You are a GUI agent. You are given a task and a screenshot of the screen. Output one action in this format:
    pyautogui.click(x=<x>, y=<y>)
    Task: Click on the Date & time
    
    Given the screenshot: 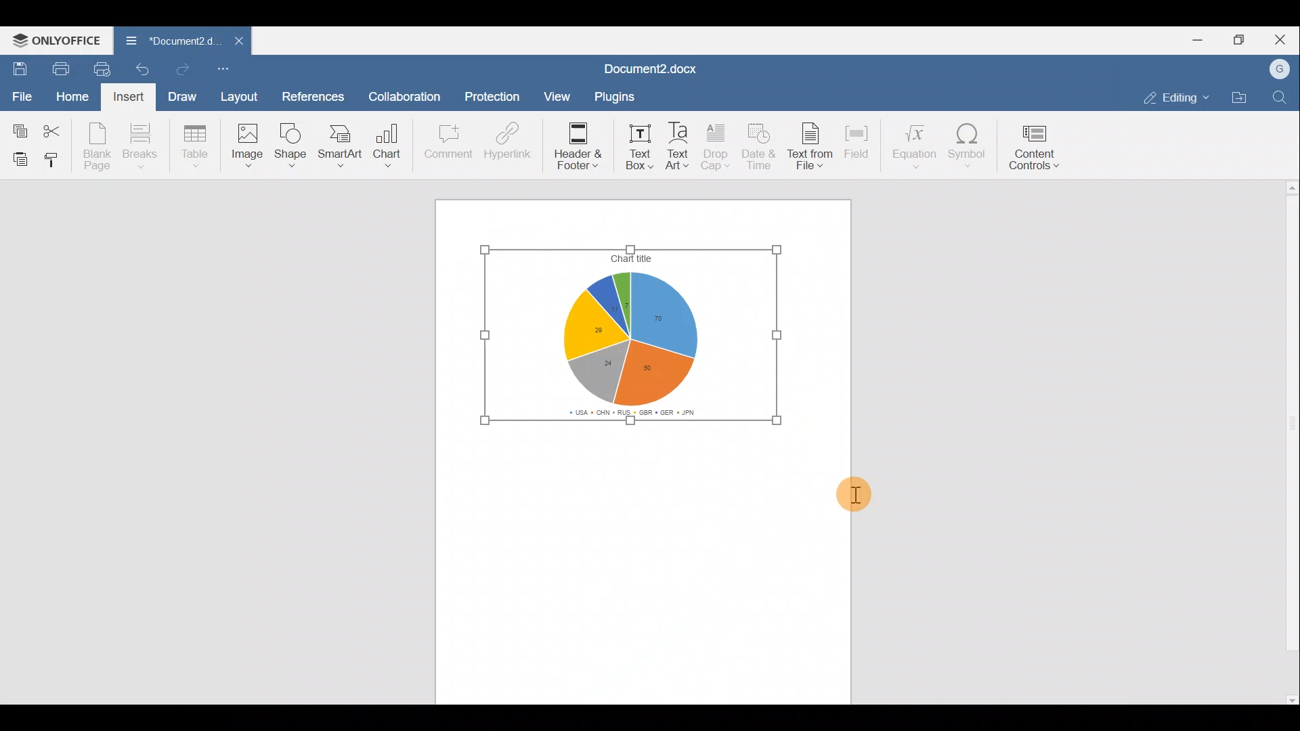 What is the action you would take?
    pyautogui.click(x=760, y=145)
    